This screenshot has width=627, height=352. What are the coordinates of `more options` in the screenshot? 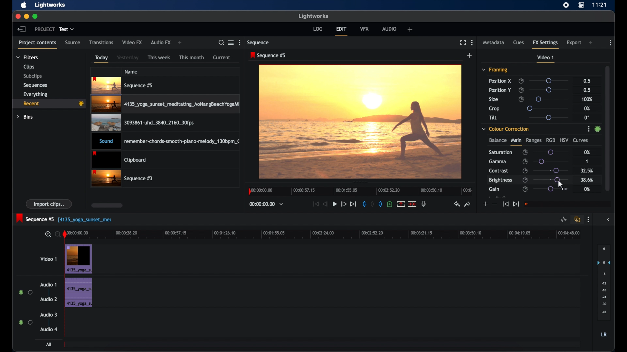 It's located at (588, 220).